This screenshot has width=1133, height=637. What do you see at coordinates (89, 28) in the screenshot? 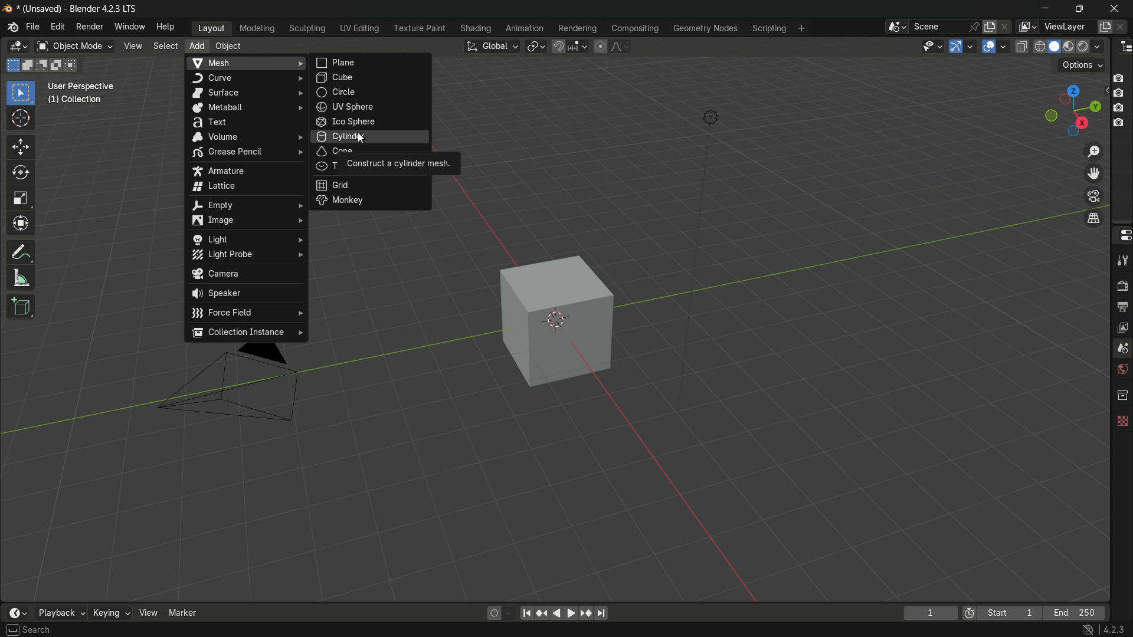
I see `render menu` at bounding box center [89, 28].